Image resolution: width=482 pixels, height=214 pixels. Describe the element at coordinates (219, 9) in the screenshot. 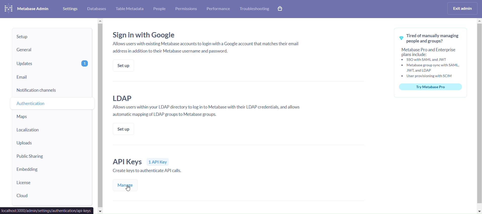

I see `performance` at that location.